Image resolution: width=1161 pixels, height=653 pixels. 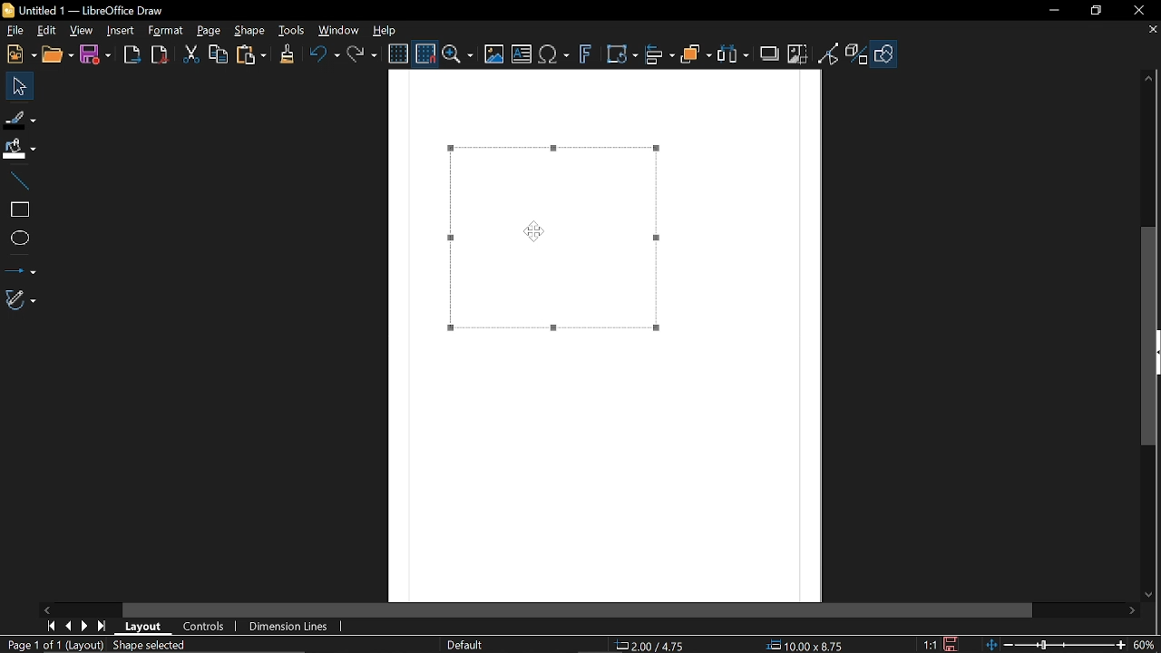 I want to click on First page, so click(x=52, y=626).